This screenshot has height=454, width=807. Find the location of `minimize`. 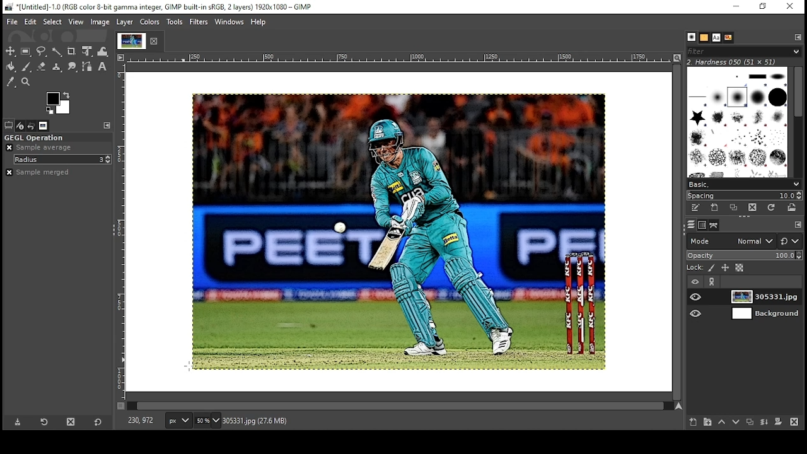

minimize is located at coordinates (736, 6).